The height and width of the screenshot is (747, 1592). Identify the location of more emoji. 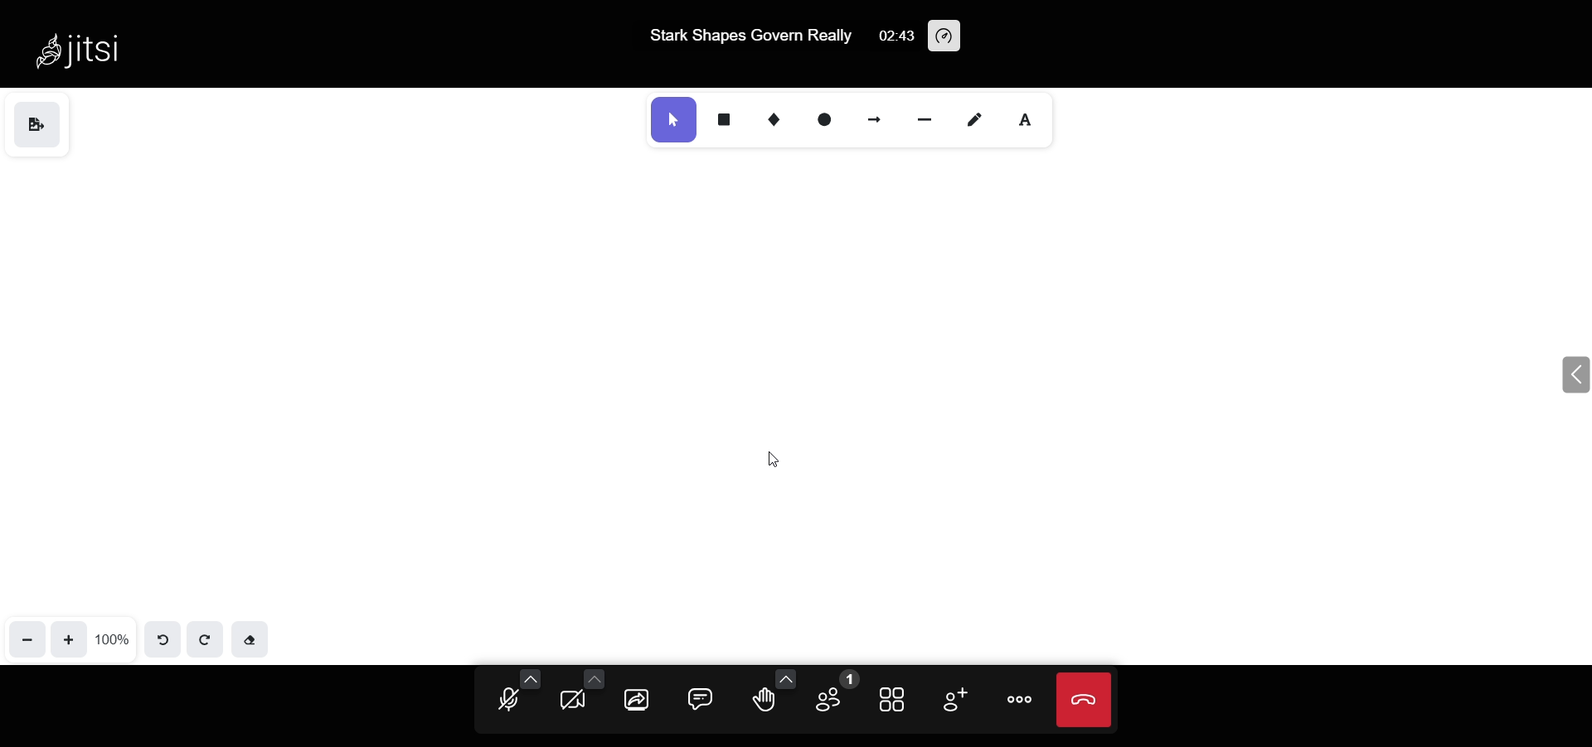
(783, 678).